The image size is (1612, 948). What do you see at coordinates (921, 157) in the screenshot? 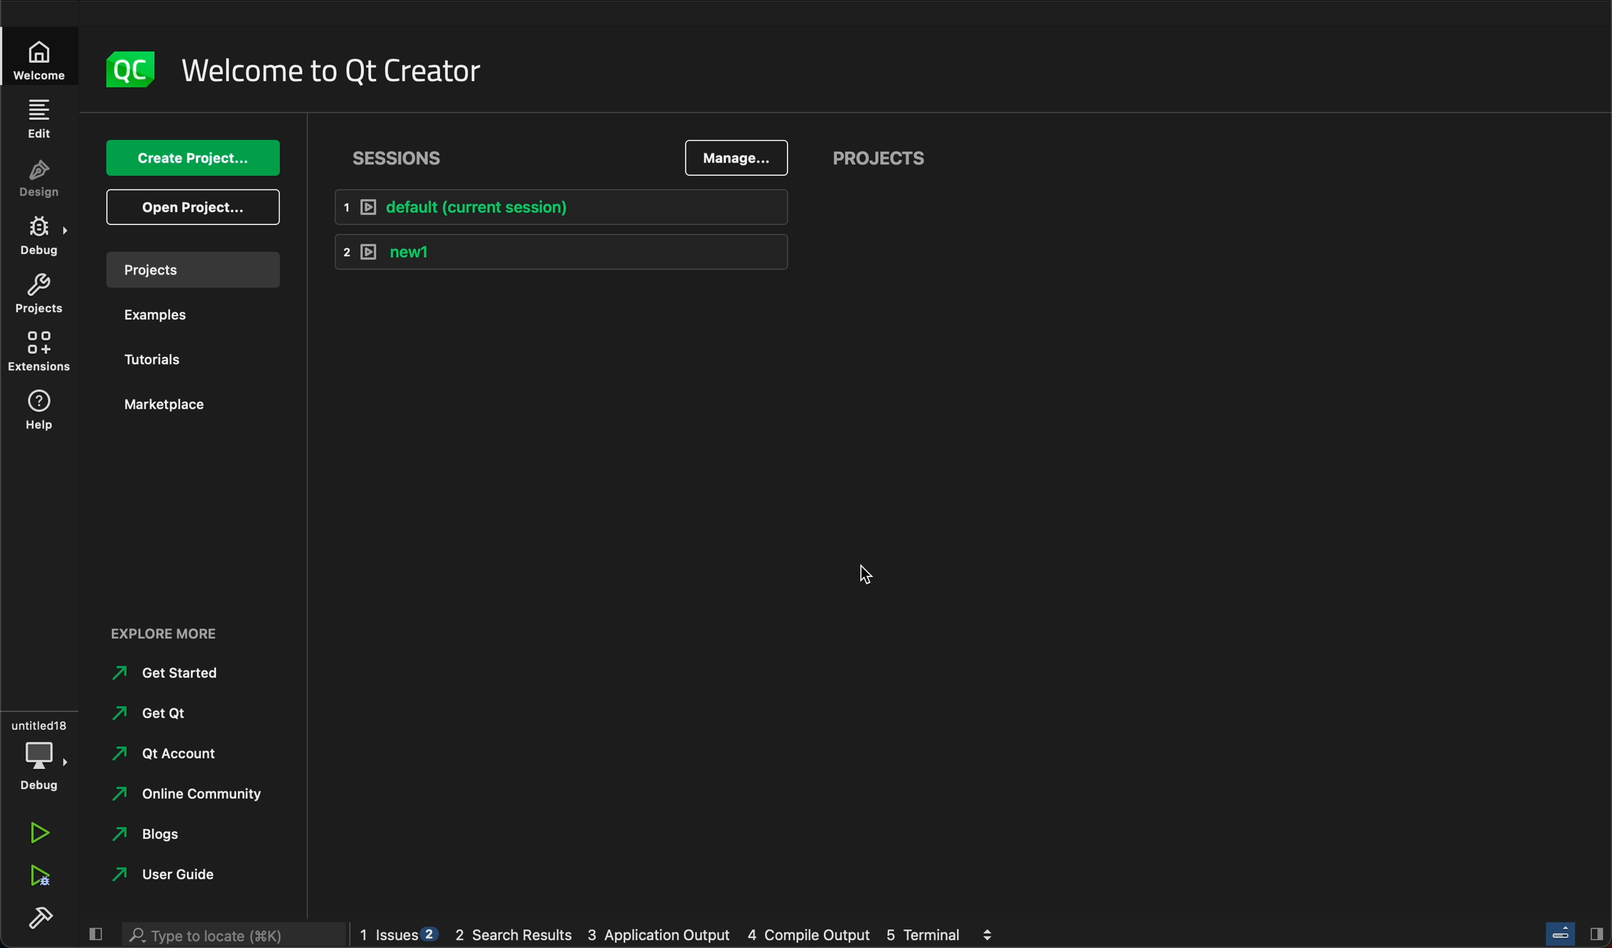
I see `projects` at bounding box center [921, 157].